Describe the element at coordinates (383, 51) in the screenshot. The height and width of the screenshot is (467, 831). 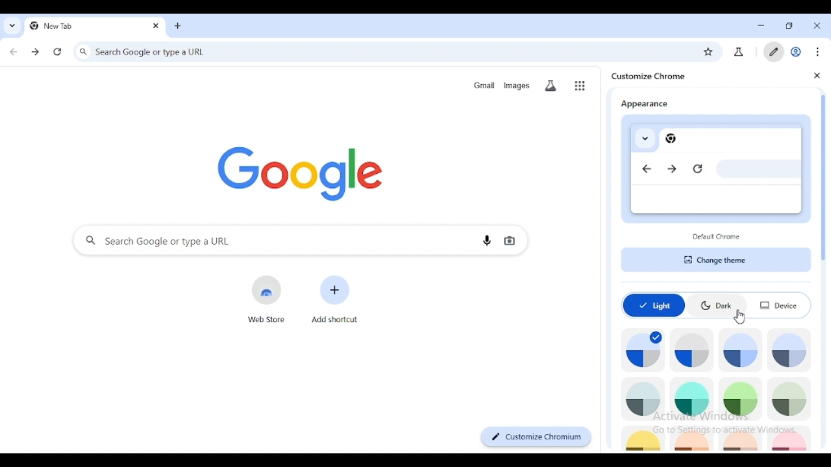
I see `search google or type a URL` at that location.